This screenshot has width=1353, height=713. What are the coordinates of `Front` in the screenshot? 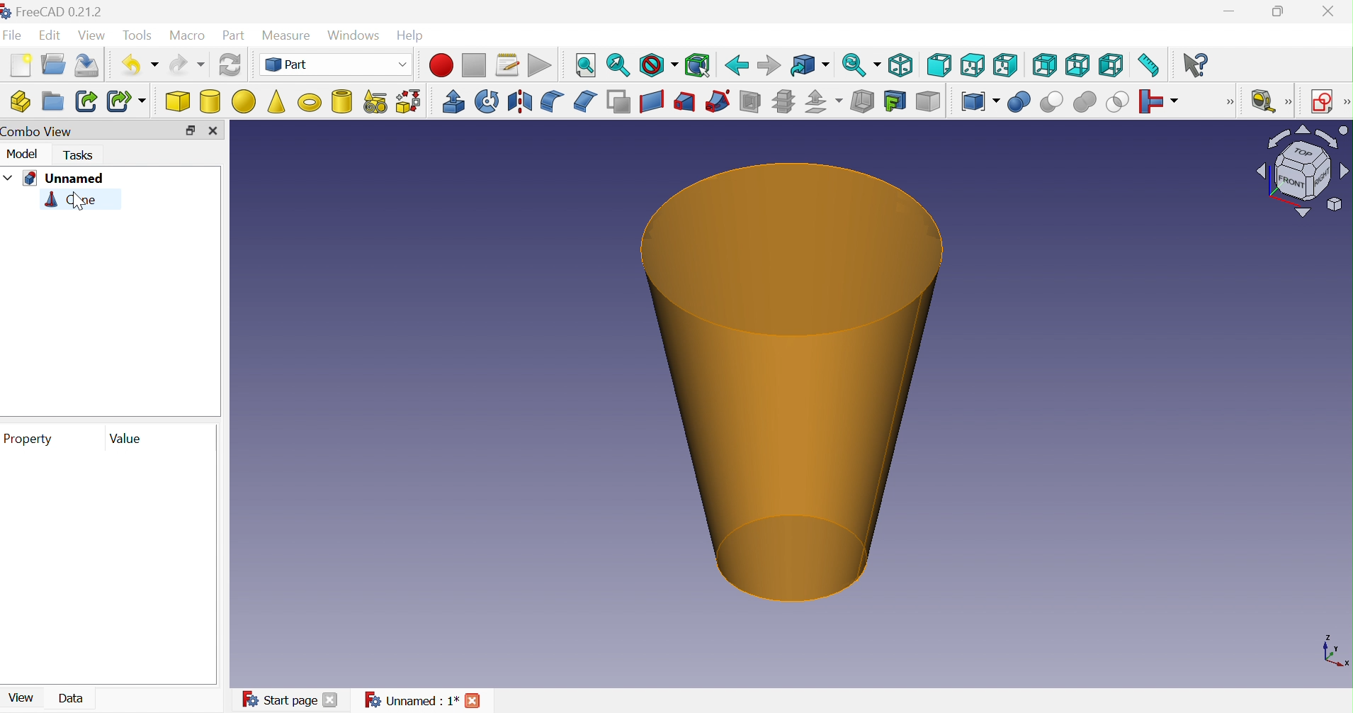 It's located at (939, 66).